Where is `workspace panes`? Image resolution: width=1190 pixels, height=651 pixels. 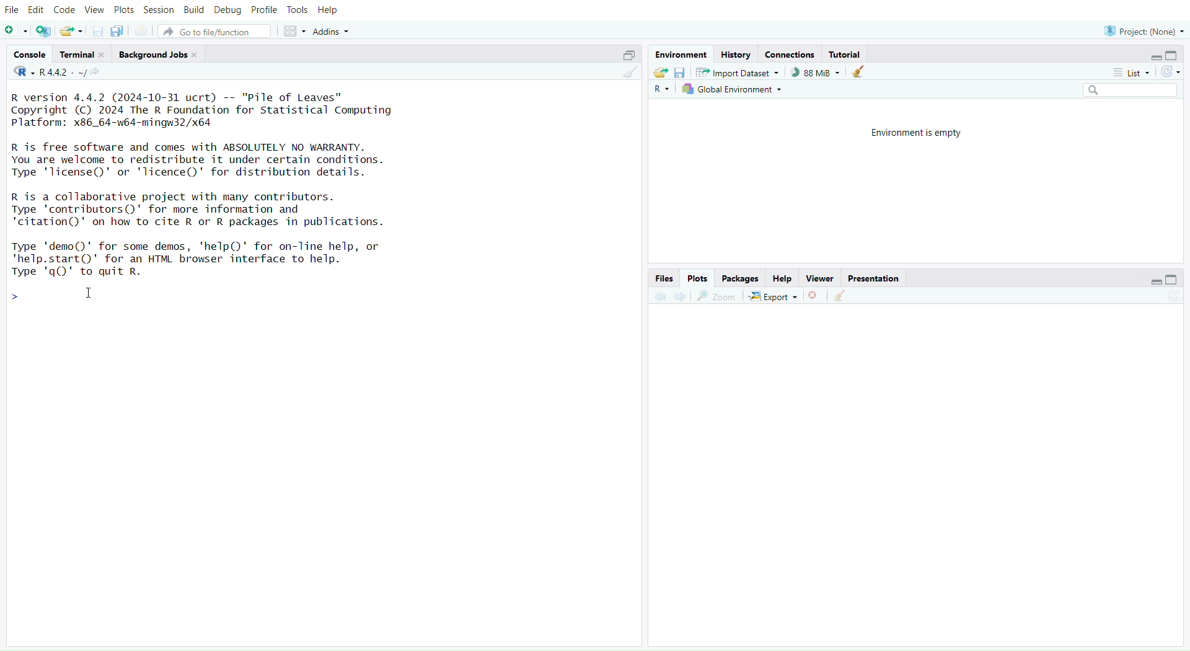
workspace panes is located at coordinates (294, 32).